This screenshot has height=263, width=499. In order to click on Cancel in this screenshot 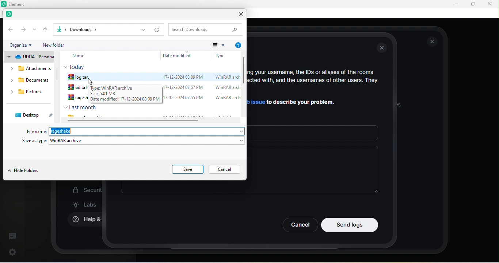, I will do `click(300, 225)`.